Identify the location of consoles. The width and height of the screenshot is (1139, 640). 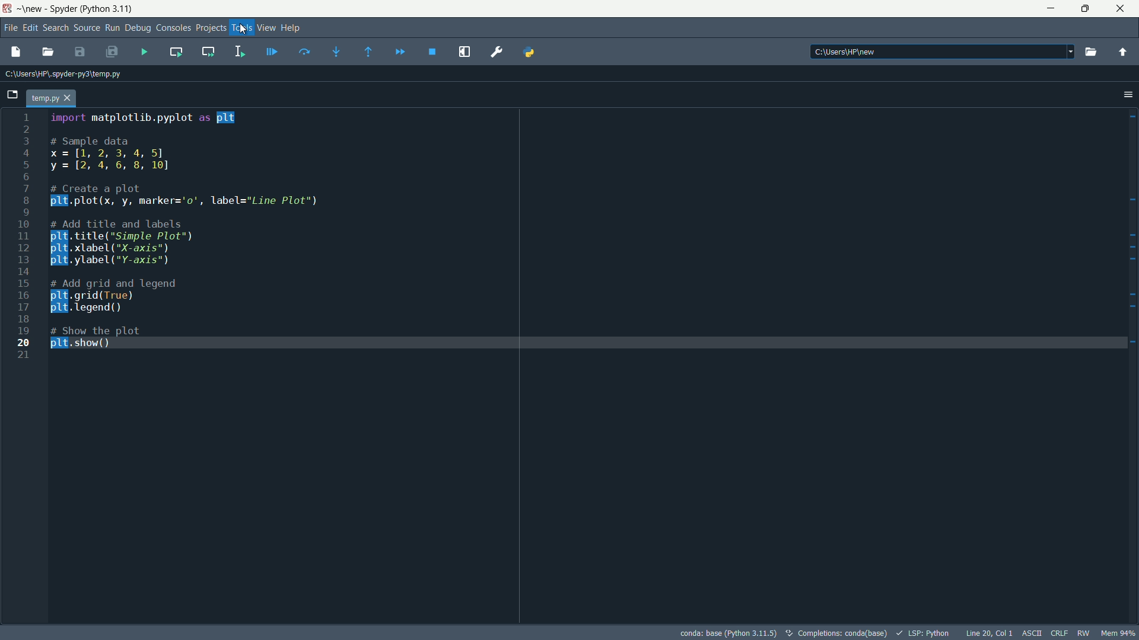
(173, 27).